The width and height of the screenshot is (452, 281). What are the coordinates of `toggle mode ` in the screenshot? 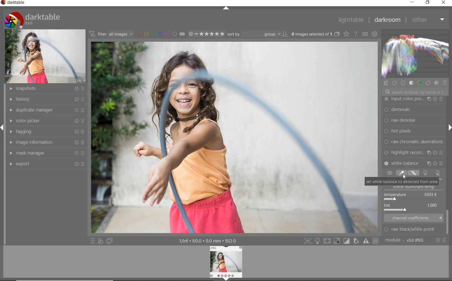 It's located at (376, 241).